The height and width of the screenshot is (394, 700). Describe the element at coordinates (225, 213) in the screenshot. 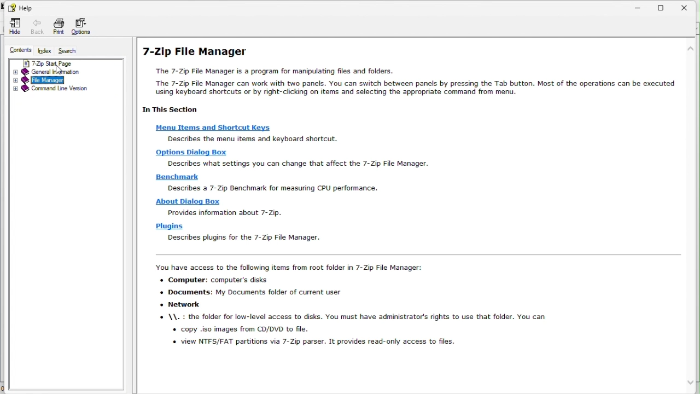

I see `describe about dialog box` at that location.